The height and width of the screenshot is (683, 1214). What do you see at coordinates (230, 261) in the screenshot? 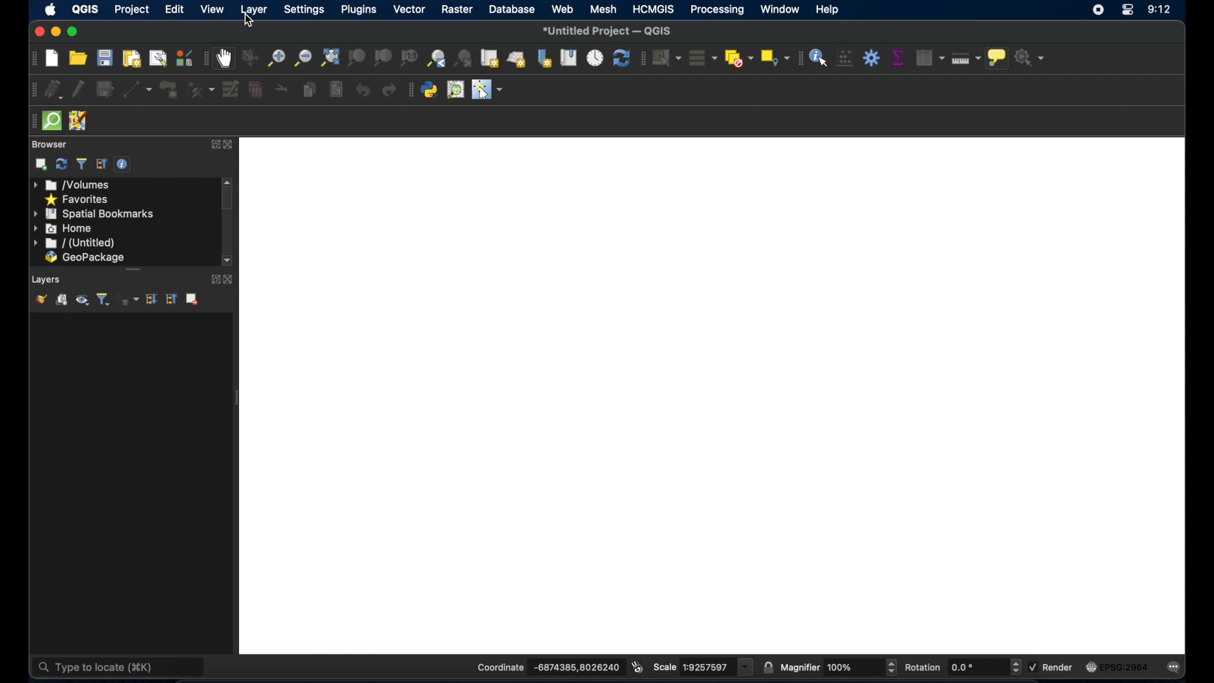
I see `scroll down arrow` at bounding box center [230, 261].